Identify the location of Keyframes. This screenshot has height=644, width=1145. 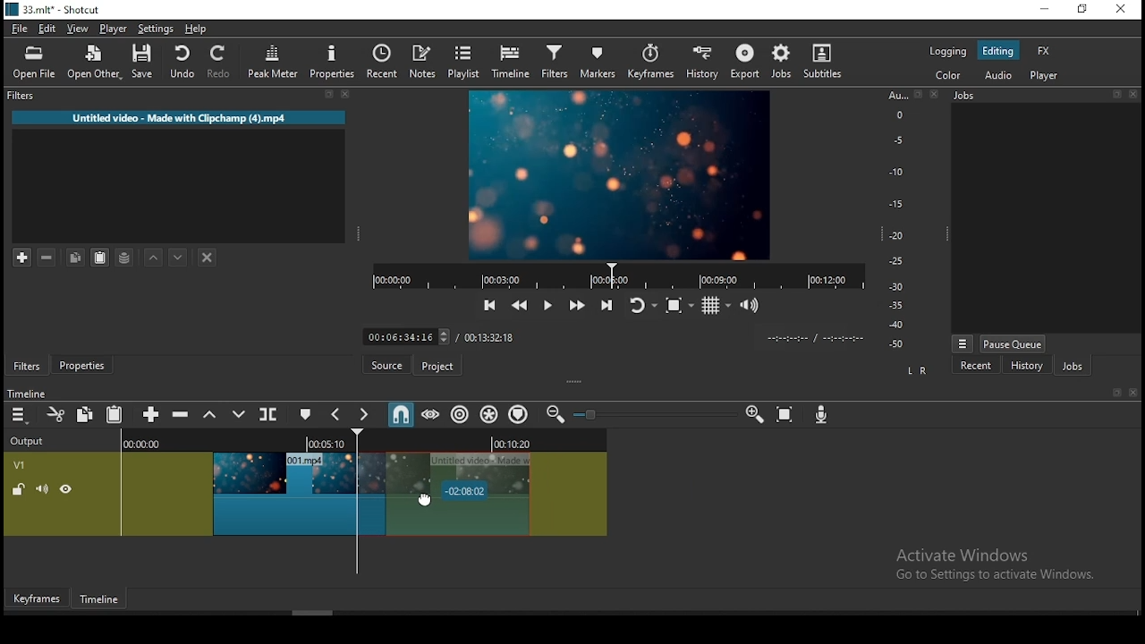
(35, 599).